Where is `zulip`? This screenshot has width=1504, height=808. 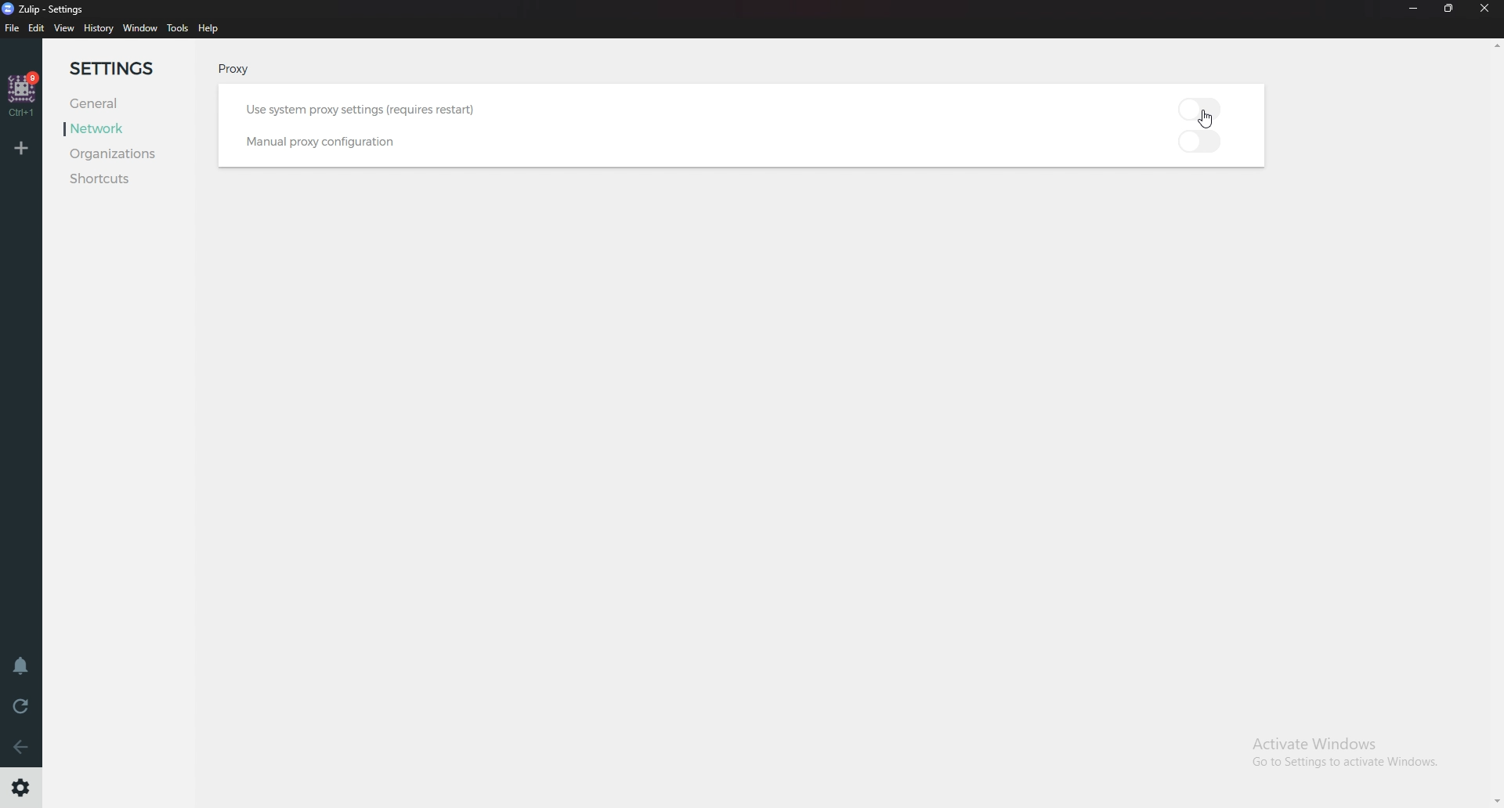 zulip is located at coordinates (38, 8).